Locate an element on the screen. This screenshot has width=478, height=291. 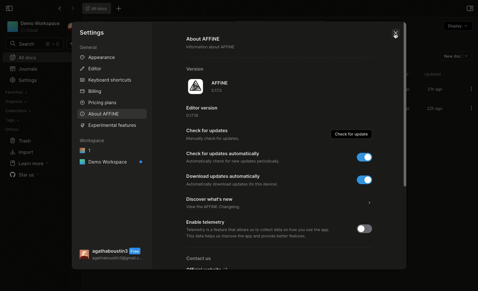
Updated is located at coordinates (432, 74).